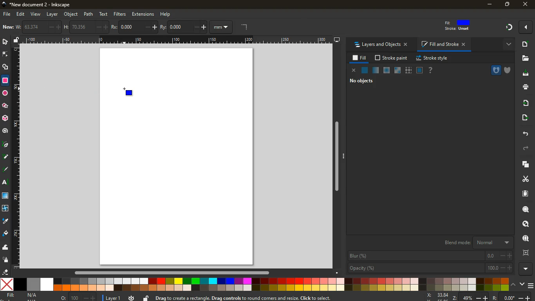 Image resolution: width=535 pixels, height=301 pixels. Describe the element at coordinates (5, 105) in the screenshot. I see `` at that location.